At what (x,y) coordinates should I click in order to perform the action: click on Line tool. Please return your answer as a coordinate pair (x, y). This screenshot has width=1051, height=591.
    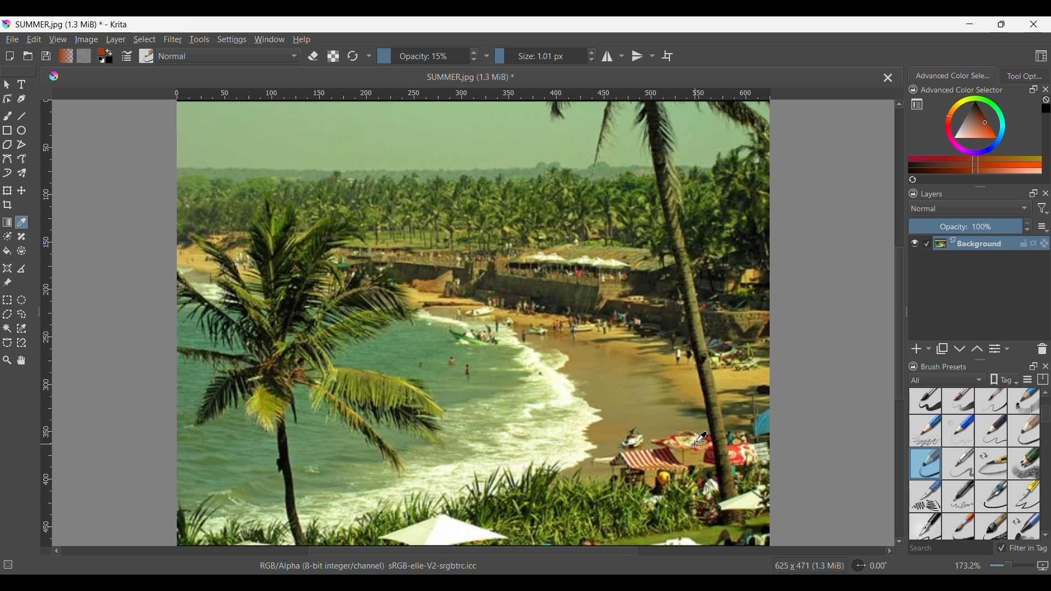
    Looking at the image, I should click on (22, 116).